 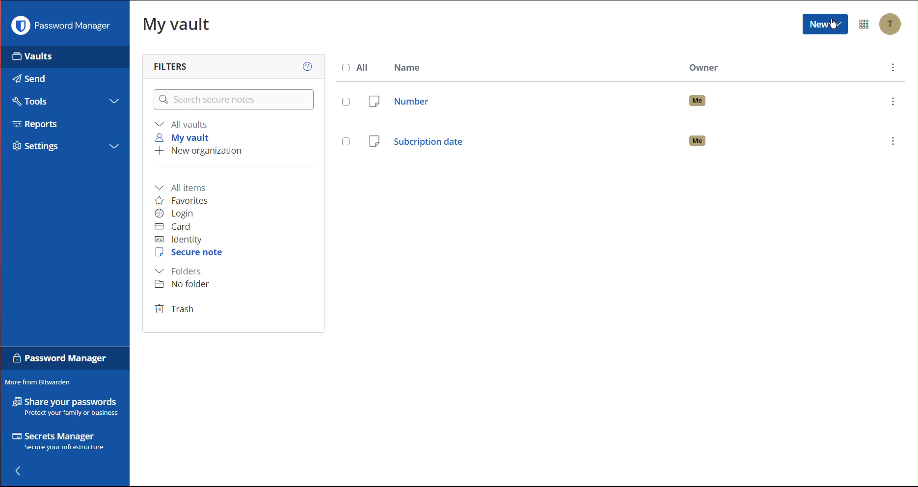 I want to click on Share your passwords, so click(x=63, y=407).